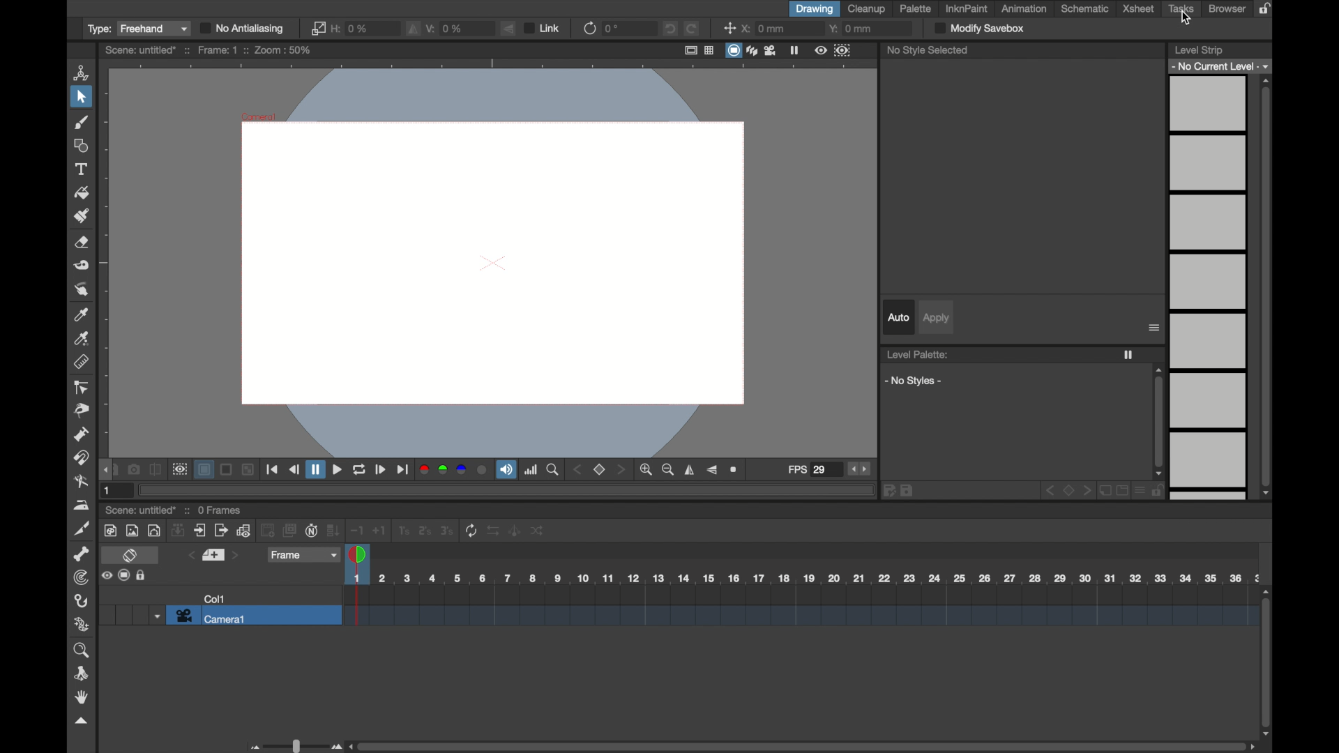  Describe the element at coordinates (156, 469) in the screenshot. I see `compare to snapshot` at that location.